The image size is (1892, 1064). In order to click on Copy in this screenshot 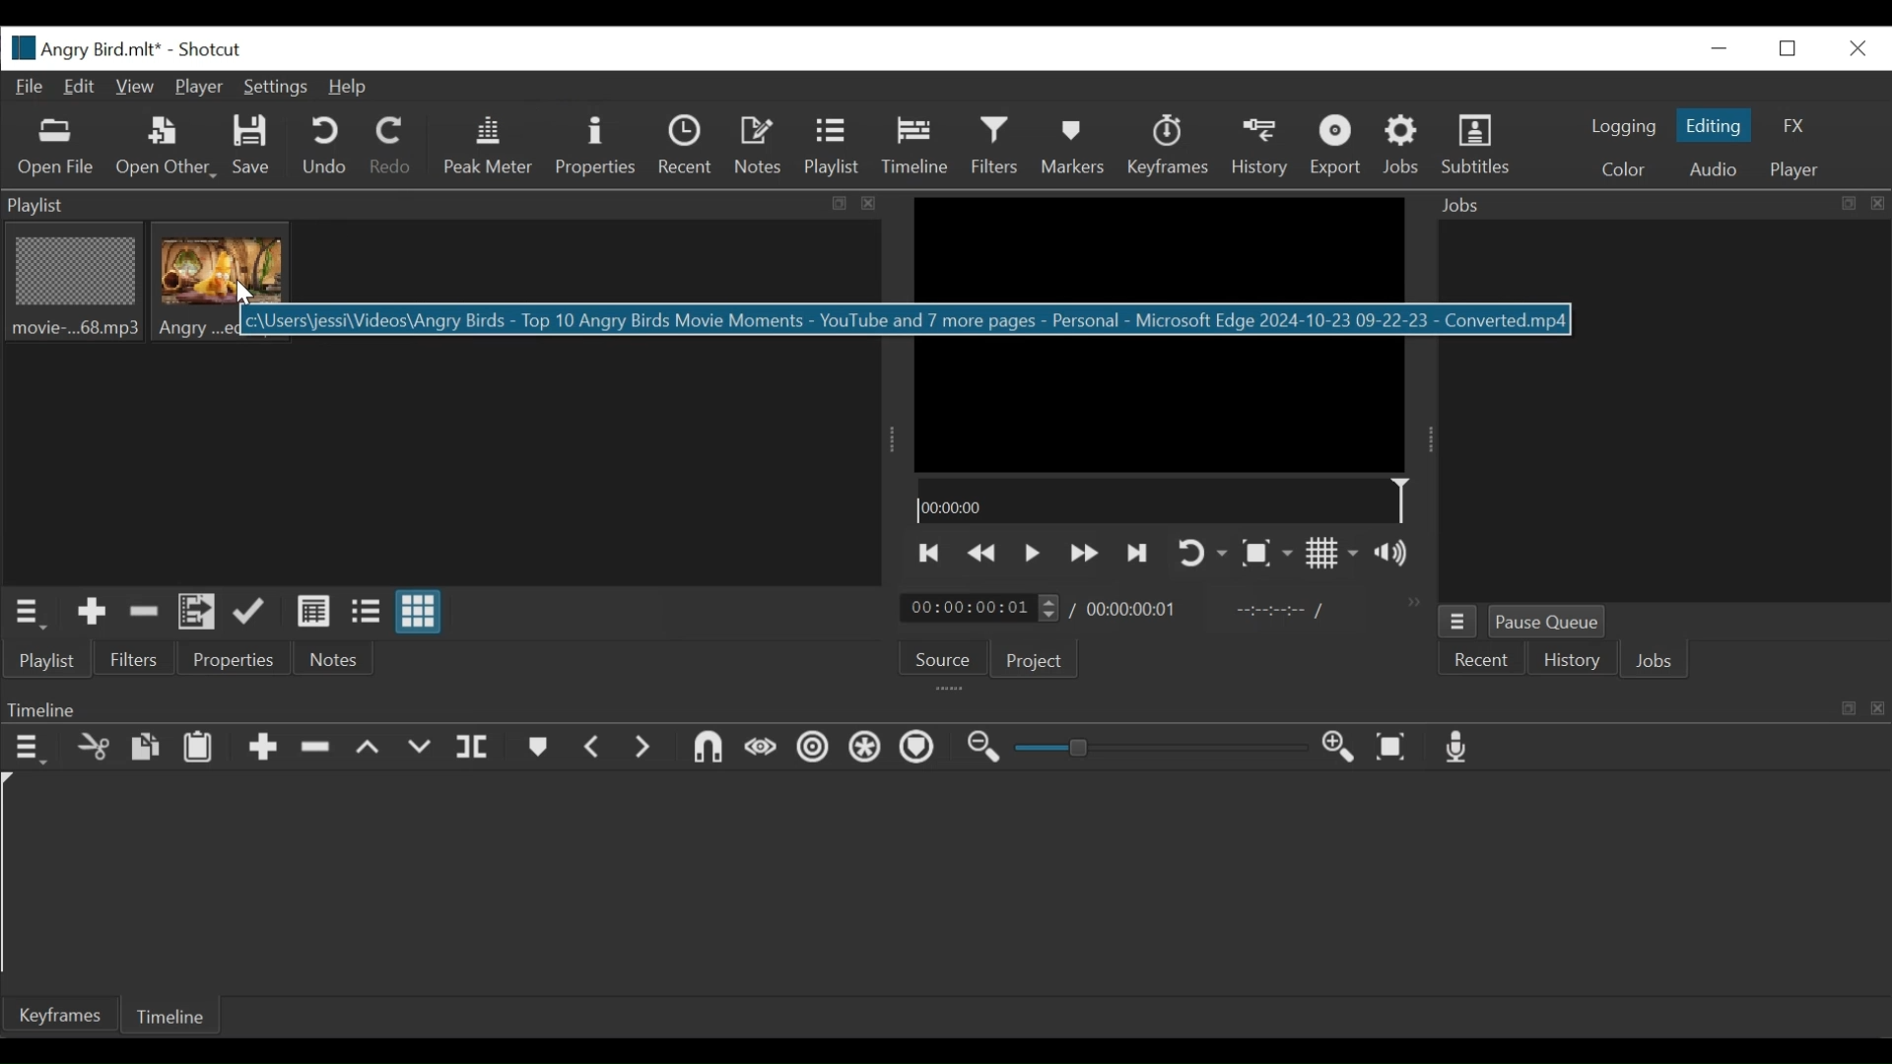, I will do `click(147, 750)`.